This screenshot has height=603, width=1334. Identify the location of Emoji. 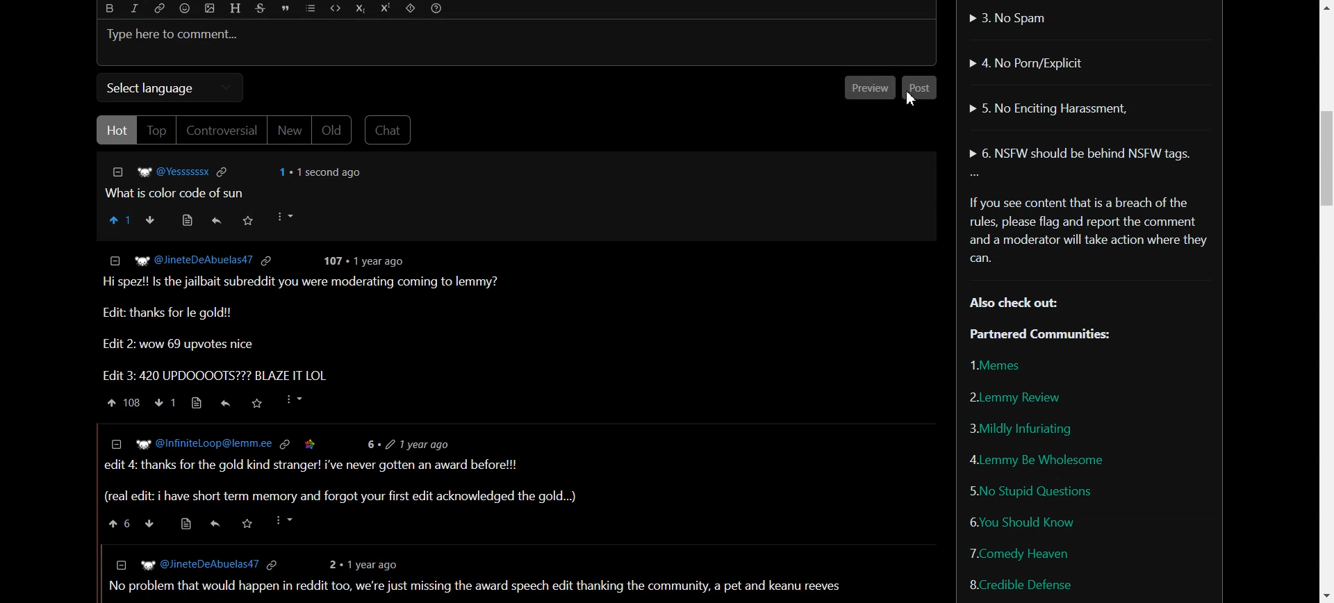
(184, 8).